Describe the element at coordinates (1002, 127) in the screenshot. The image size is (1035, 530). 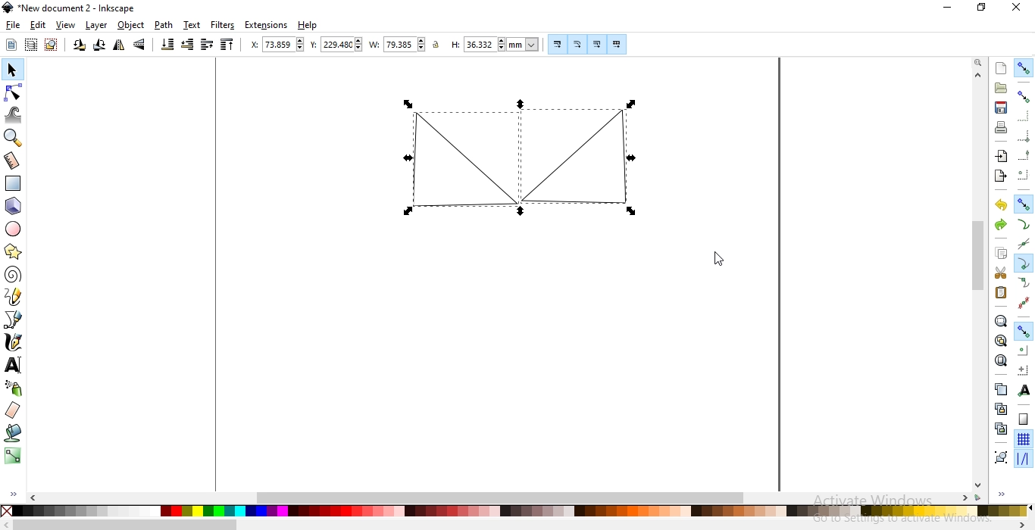
I see `print document` at that location.